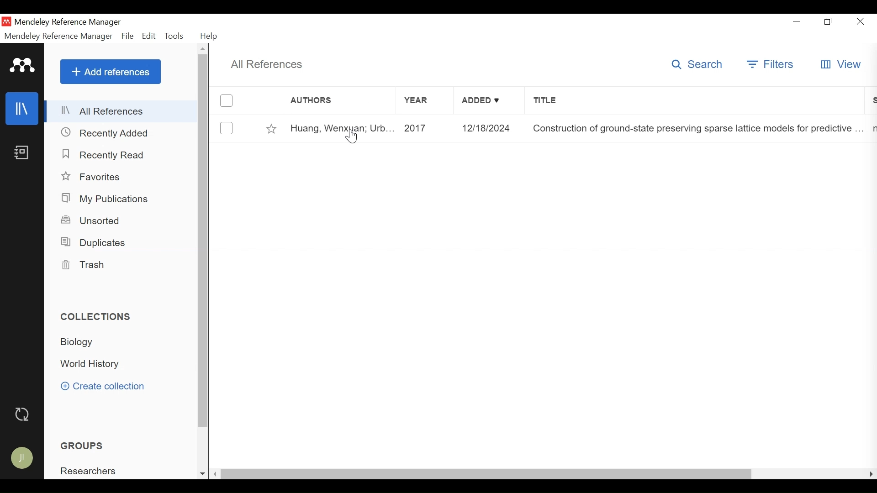 Image resolution: width=877 pixels, height=493 pixels. I want to click on Duplicates, so click(95, 244).